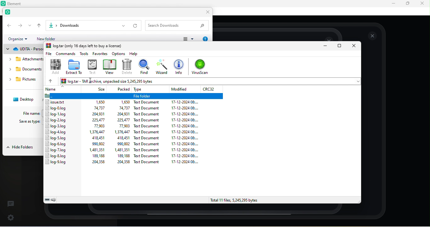 This screenshot has height=227, width=430. Describe the element at coordinates (97, 156) in the screenshot. I see `189,188` at that location.